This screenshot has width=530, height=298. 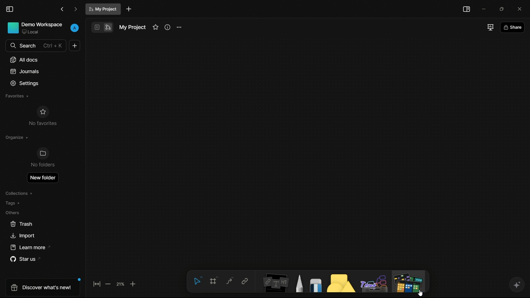 What do you see at coordinates (516, 284) in the screenshot?
I see `ai assistant` at bounding box center [516, 284].